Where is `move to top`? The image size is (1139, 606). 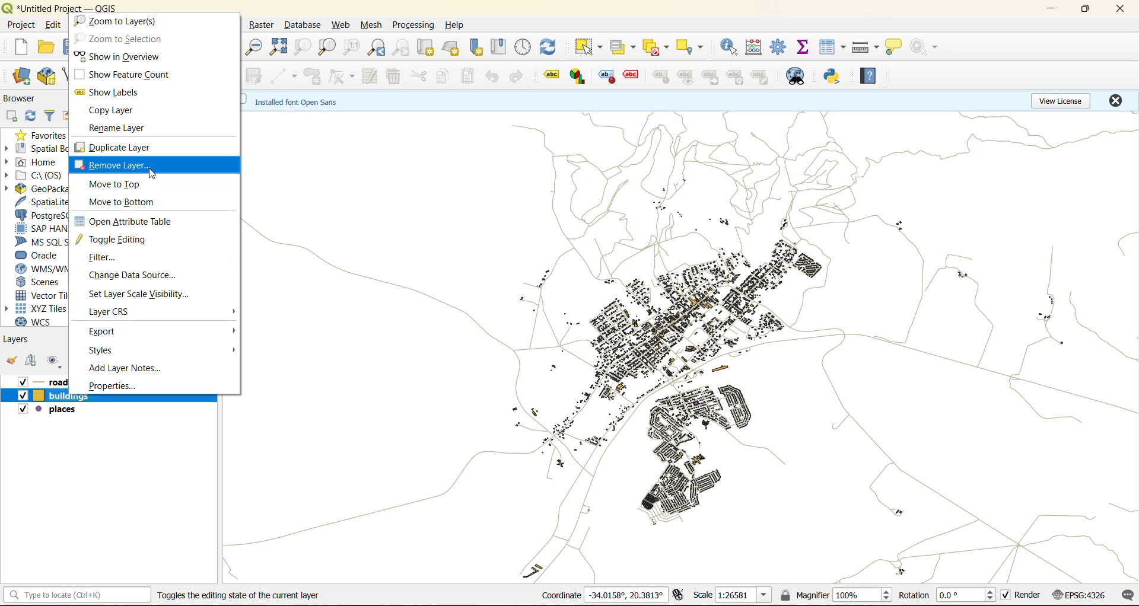
move to top is located at coordinates (117, 185).